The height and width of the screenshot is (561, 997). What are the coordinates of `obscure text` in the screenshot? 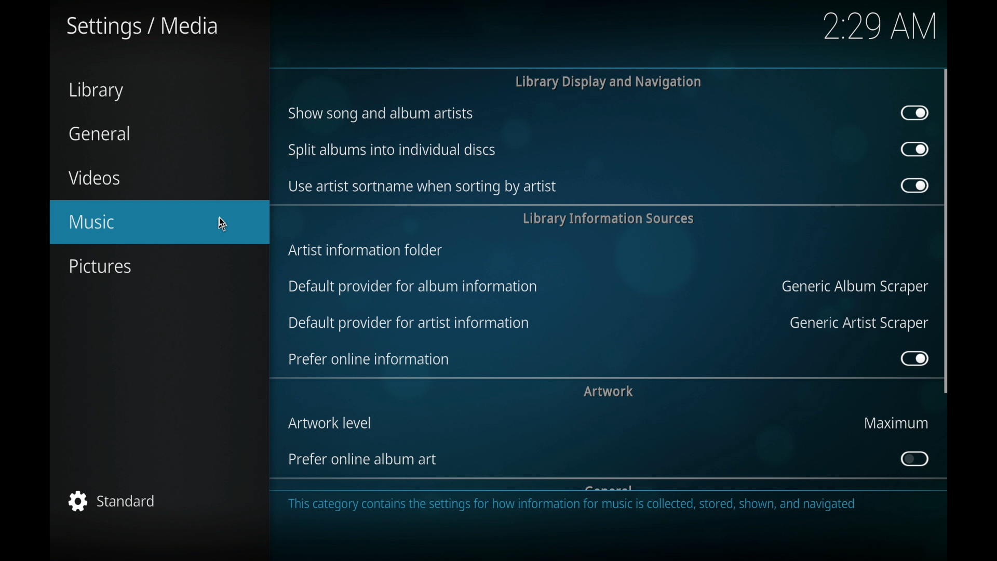 It's located at (609, 488).